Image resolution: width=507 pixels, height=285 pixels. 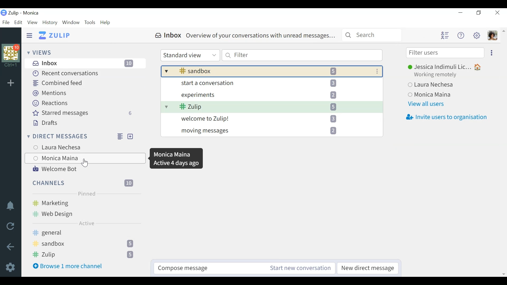 What do you see at coordinates (445, 35) in the screenshot?
I see `Hide user list` at bounding box center [445, 35].